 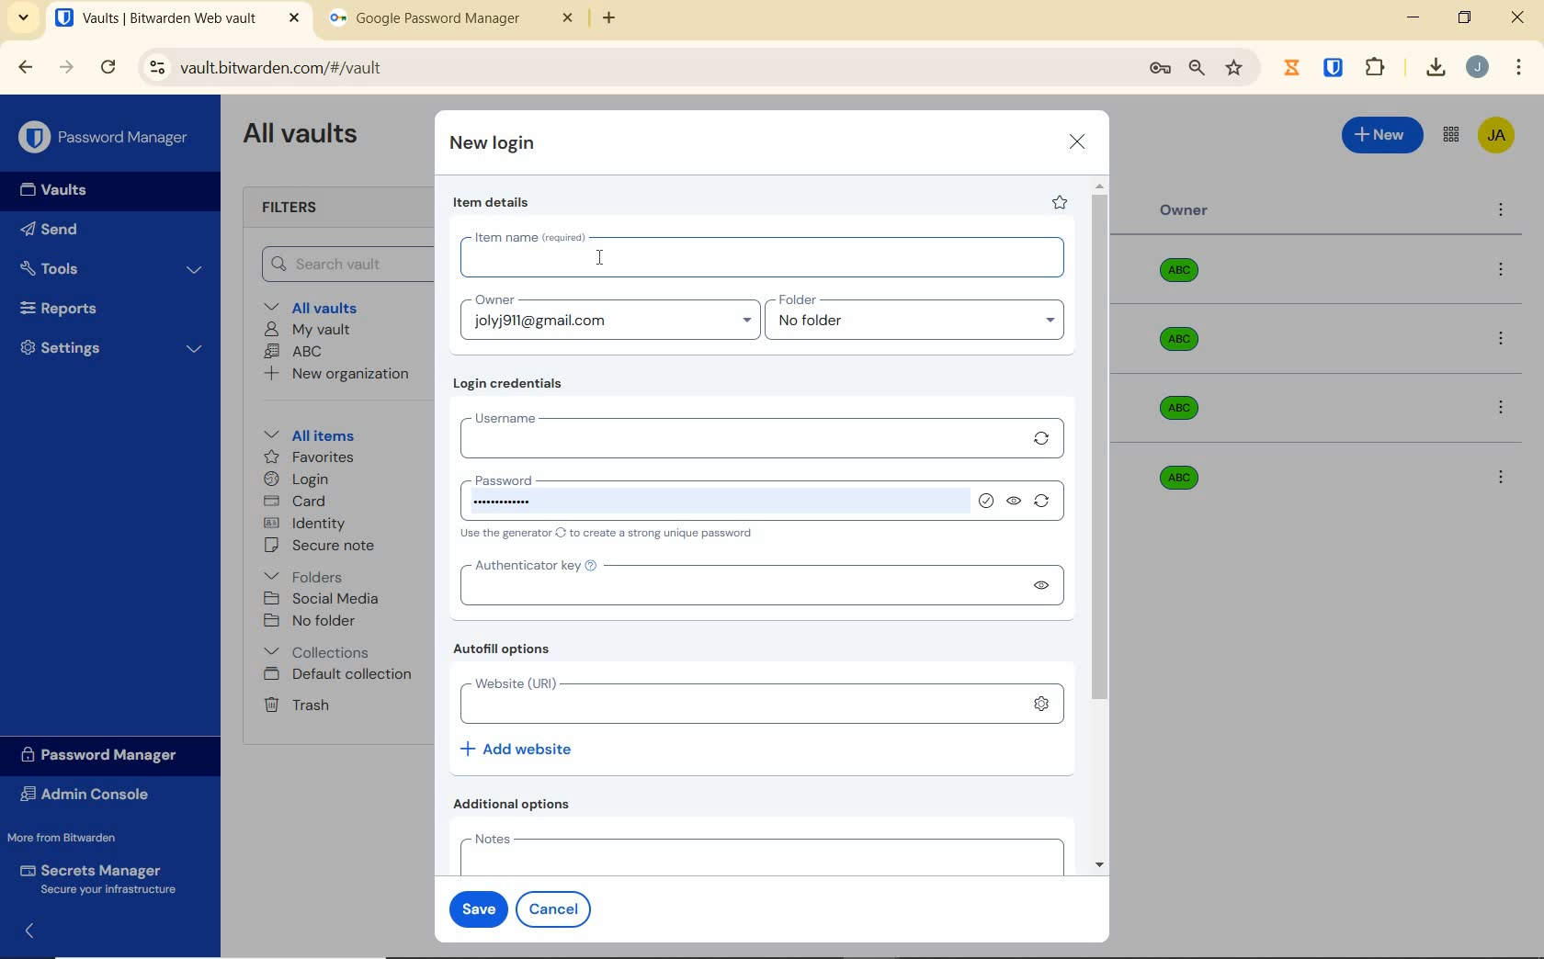 What do you see at coordinates (307, 573) in the screenshot?
I see `Folders` at bounding box center [307, 573].